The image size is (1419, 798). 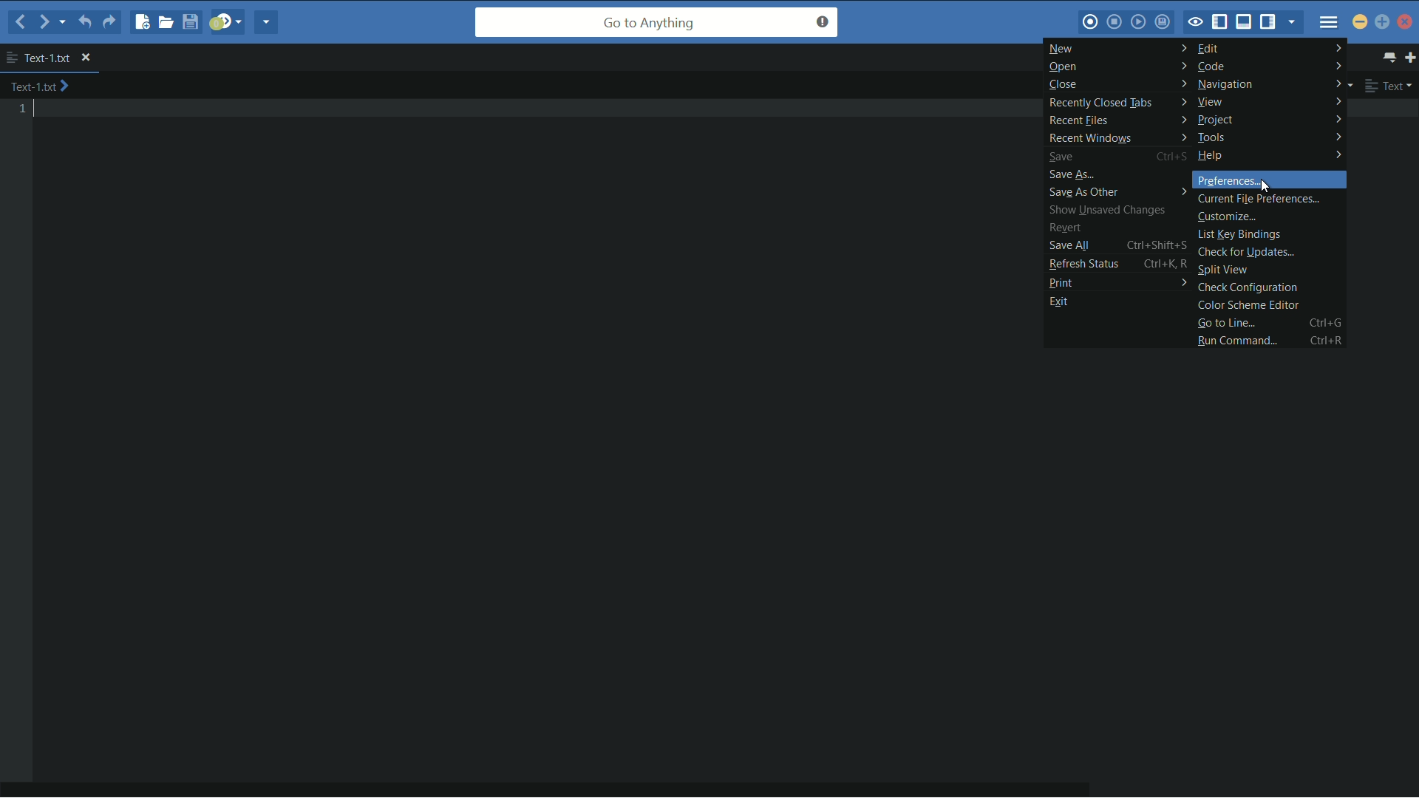 What do you see at coordinates (109, 24) in the screenshot?
I see `redo` at bounding box center [109, 24].